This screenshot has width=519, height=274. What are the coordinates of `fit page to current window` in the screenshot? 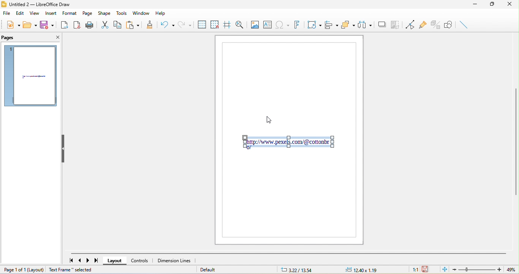 It's located at (445, 269).